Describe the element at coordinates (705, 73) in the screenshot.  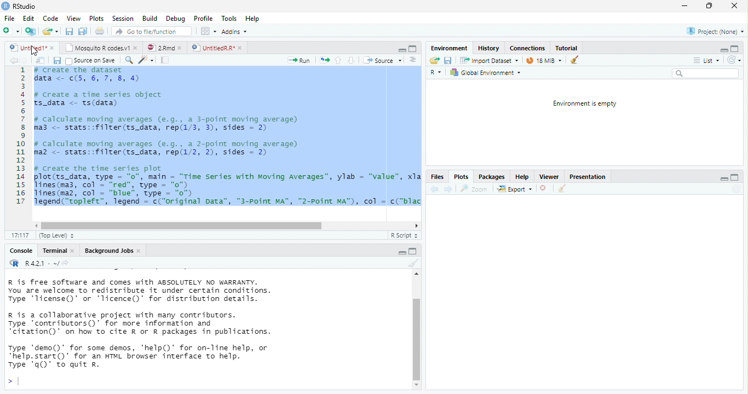
I see `search` at that location.